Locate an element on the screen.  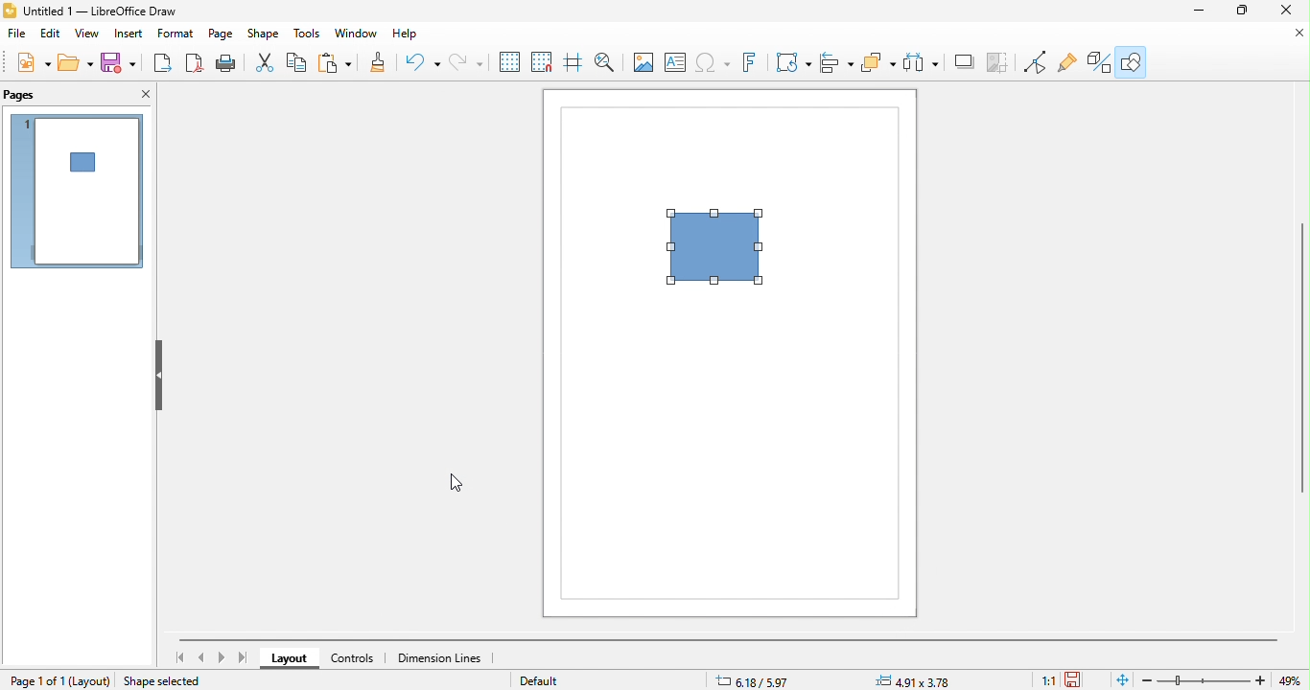
text box is located at coordinates (675, 63).